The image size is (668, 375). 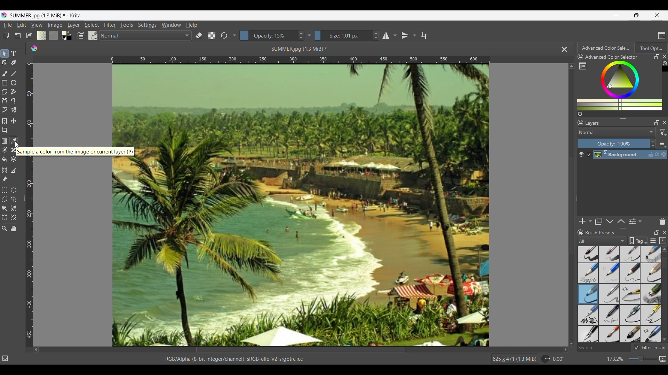 I want to click on Window menu, so click(x=171, y=25).